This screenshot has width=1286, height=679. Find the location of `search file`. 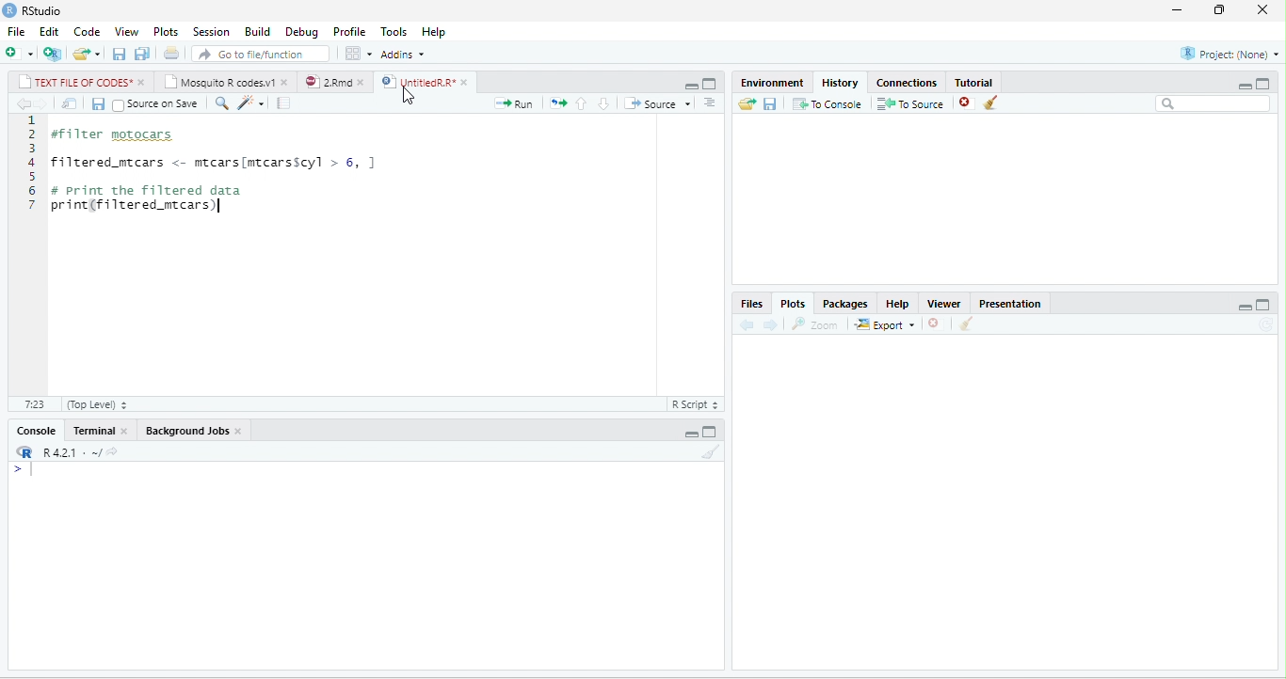

search file is located at coordinates (260, 55).